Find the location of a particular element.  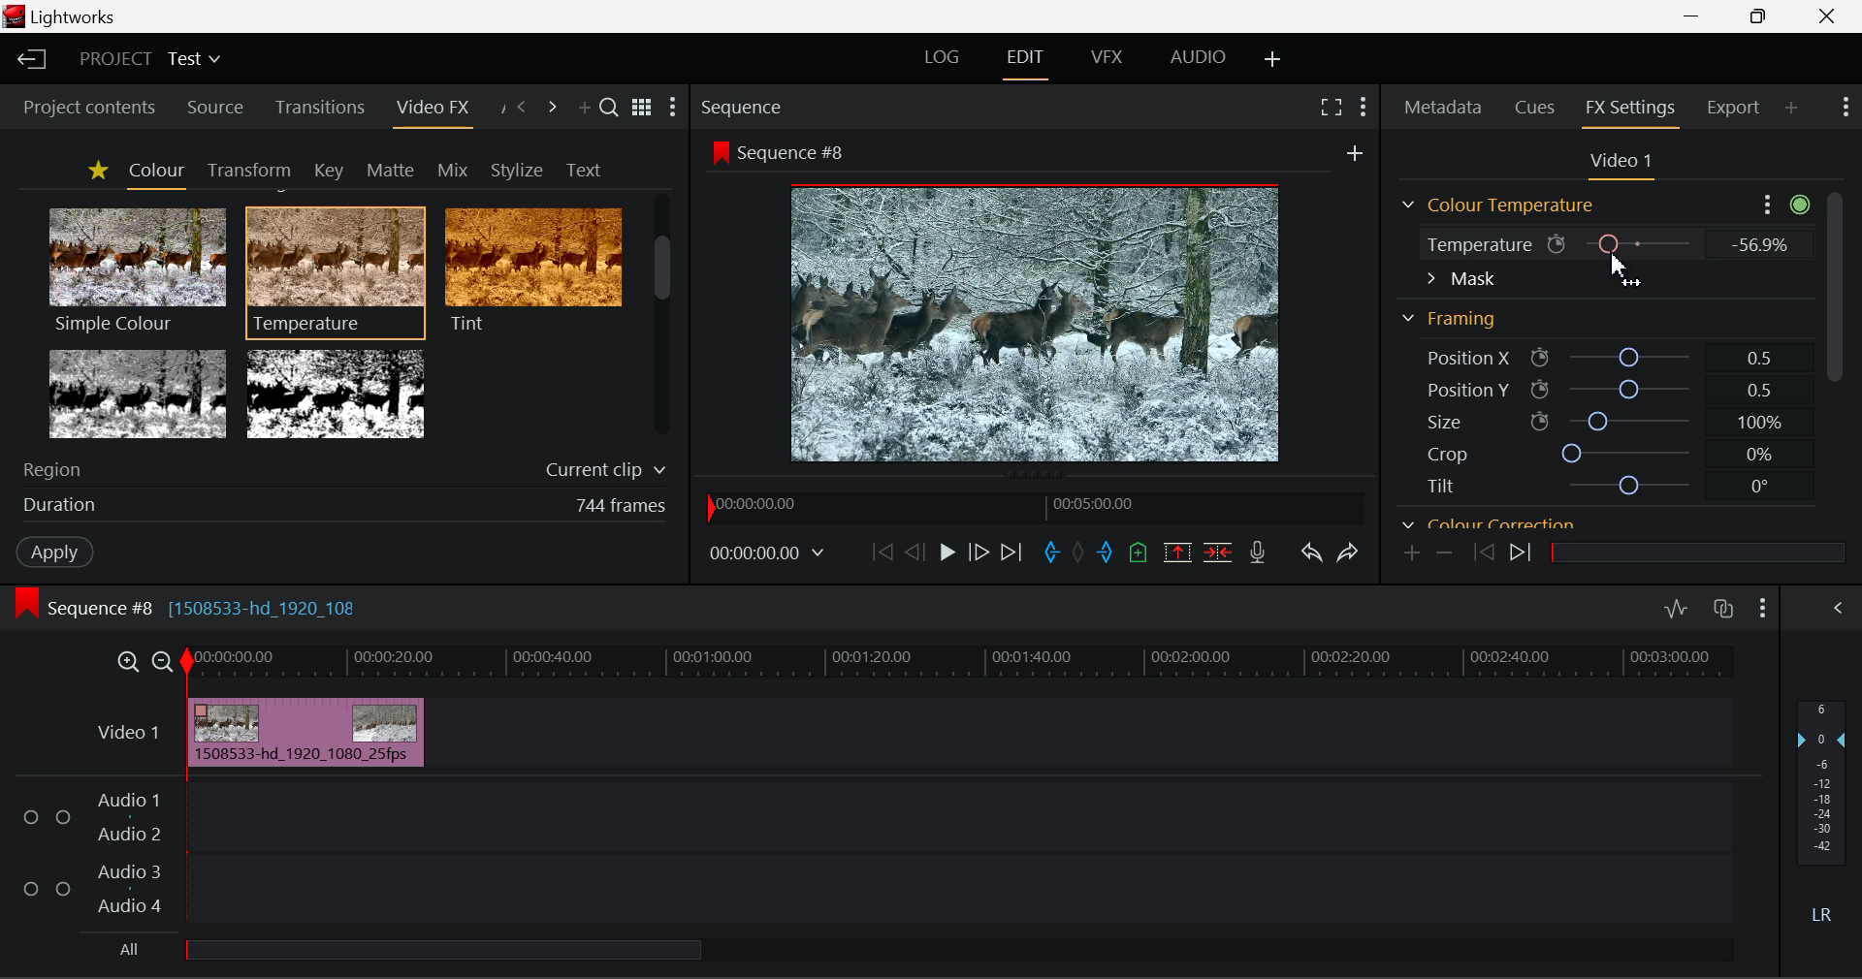

Favorites is located at coordinates (95, 172).